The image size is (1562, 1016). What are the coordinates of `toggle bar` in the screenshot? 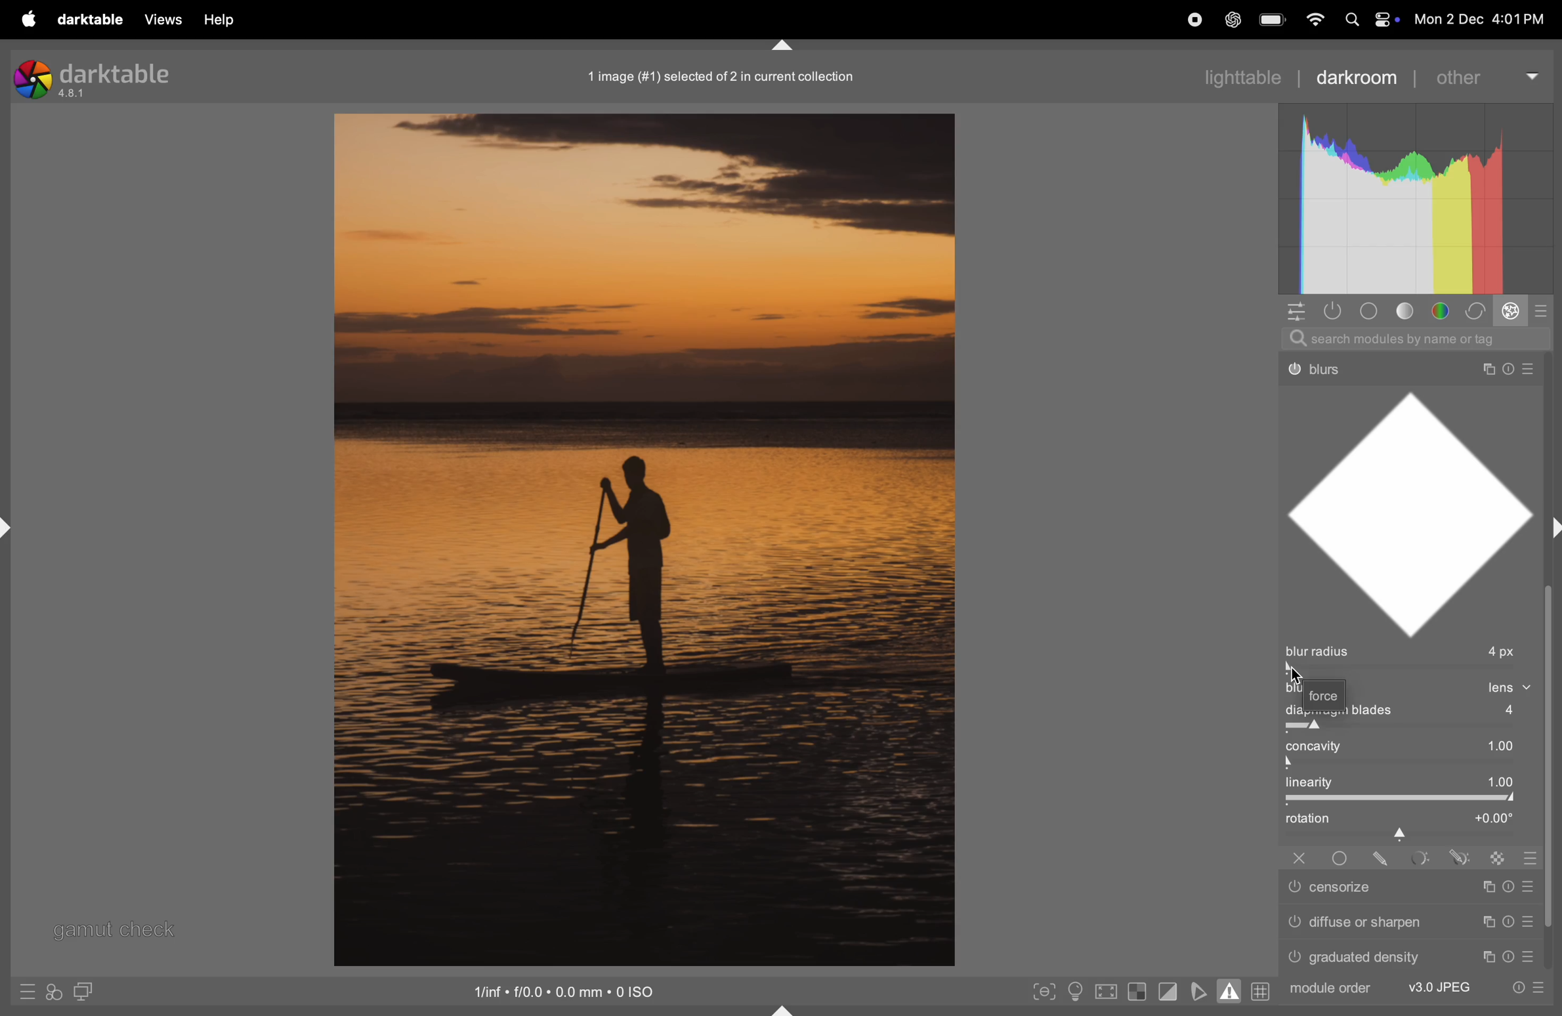 It's located at (1411, 670).